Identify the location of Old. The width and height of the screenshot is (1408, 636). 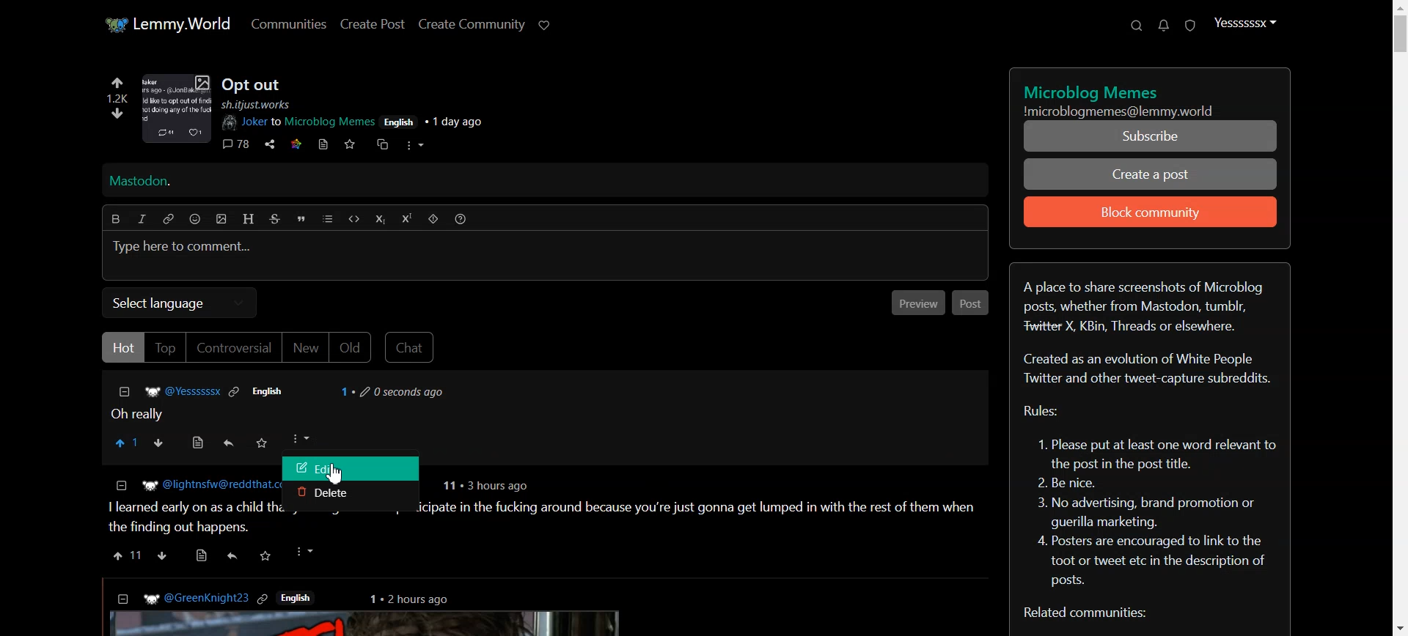
(351, 347).